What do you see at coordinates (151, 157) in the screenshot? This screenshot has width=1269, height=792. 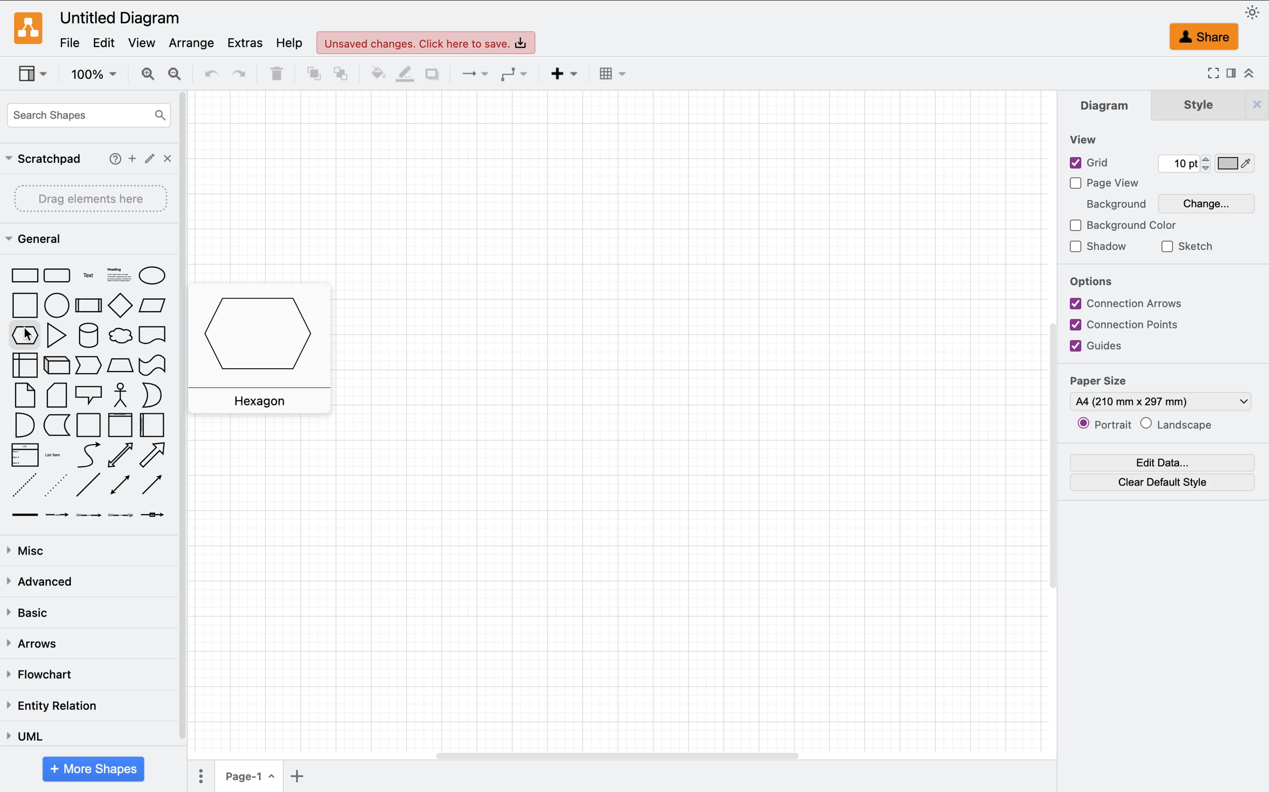 I see `edit` at bounding box center [151, 157].